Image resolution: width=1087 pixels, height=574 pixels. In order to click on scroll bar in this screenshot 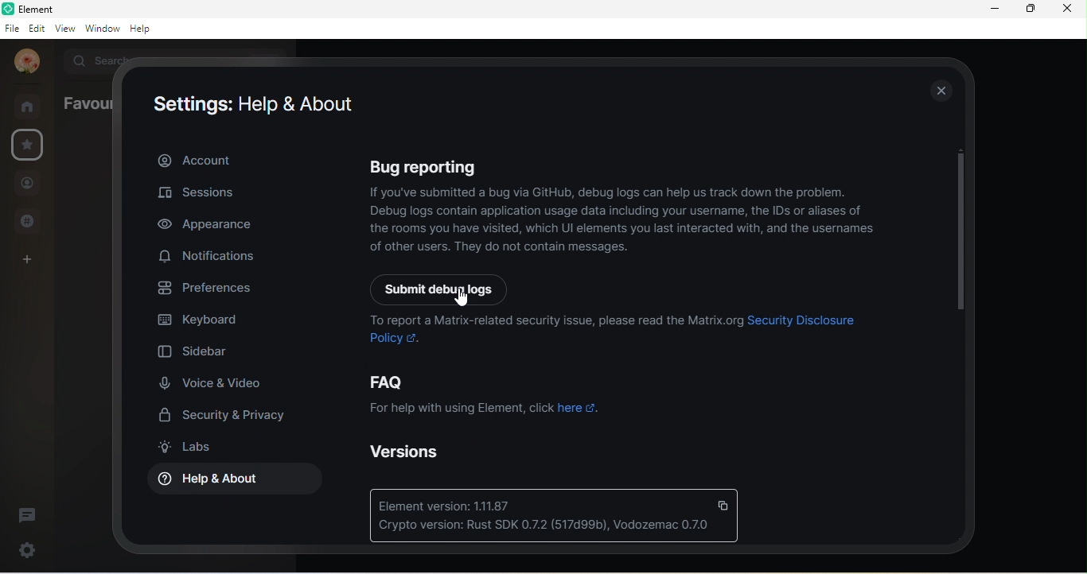, I will do `click(955, 237)`.